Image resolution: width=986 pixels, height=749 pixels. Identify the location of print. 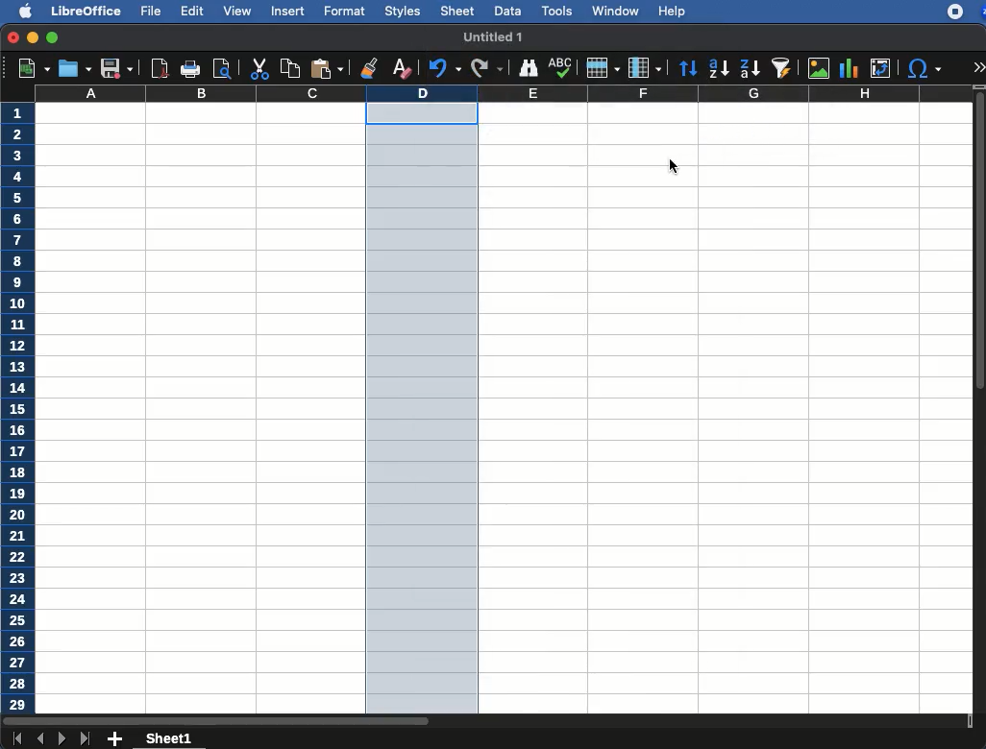
(191, 68).